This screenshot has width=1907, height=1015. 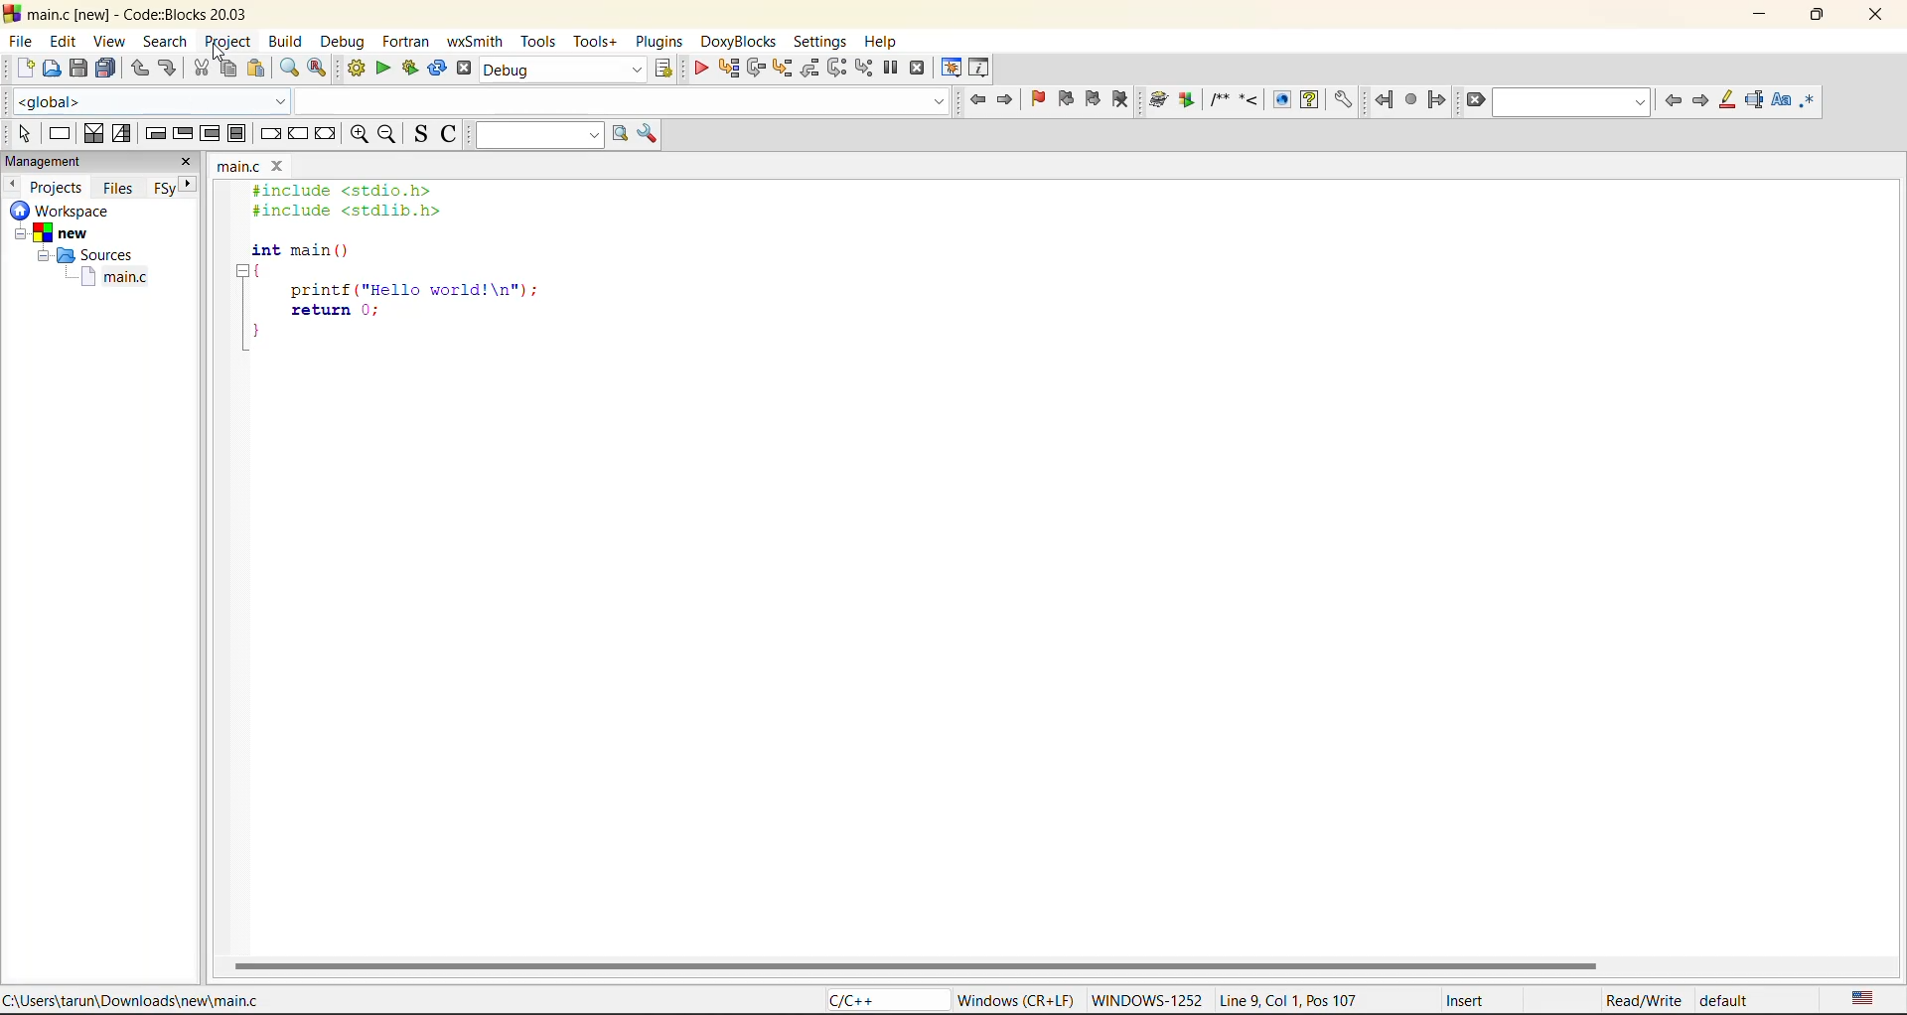 I want to click on workspace, so click(x=83, y=211).